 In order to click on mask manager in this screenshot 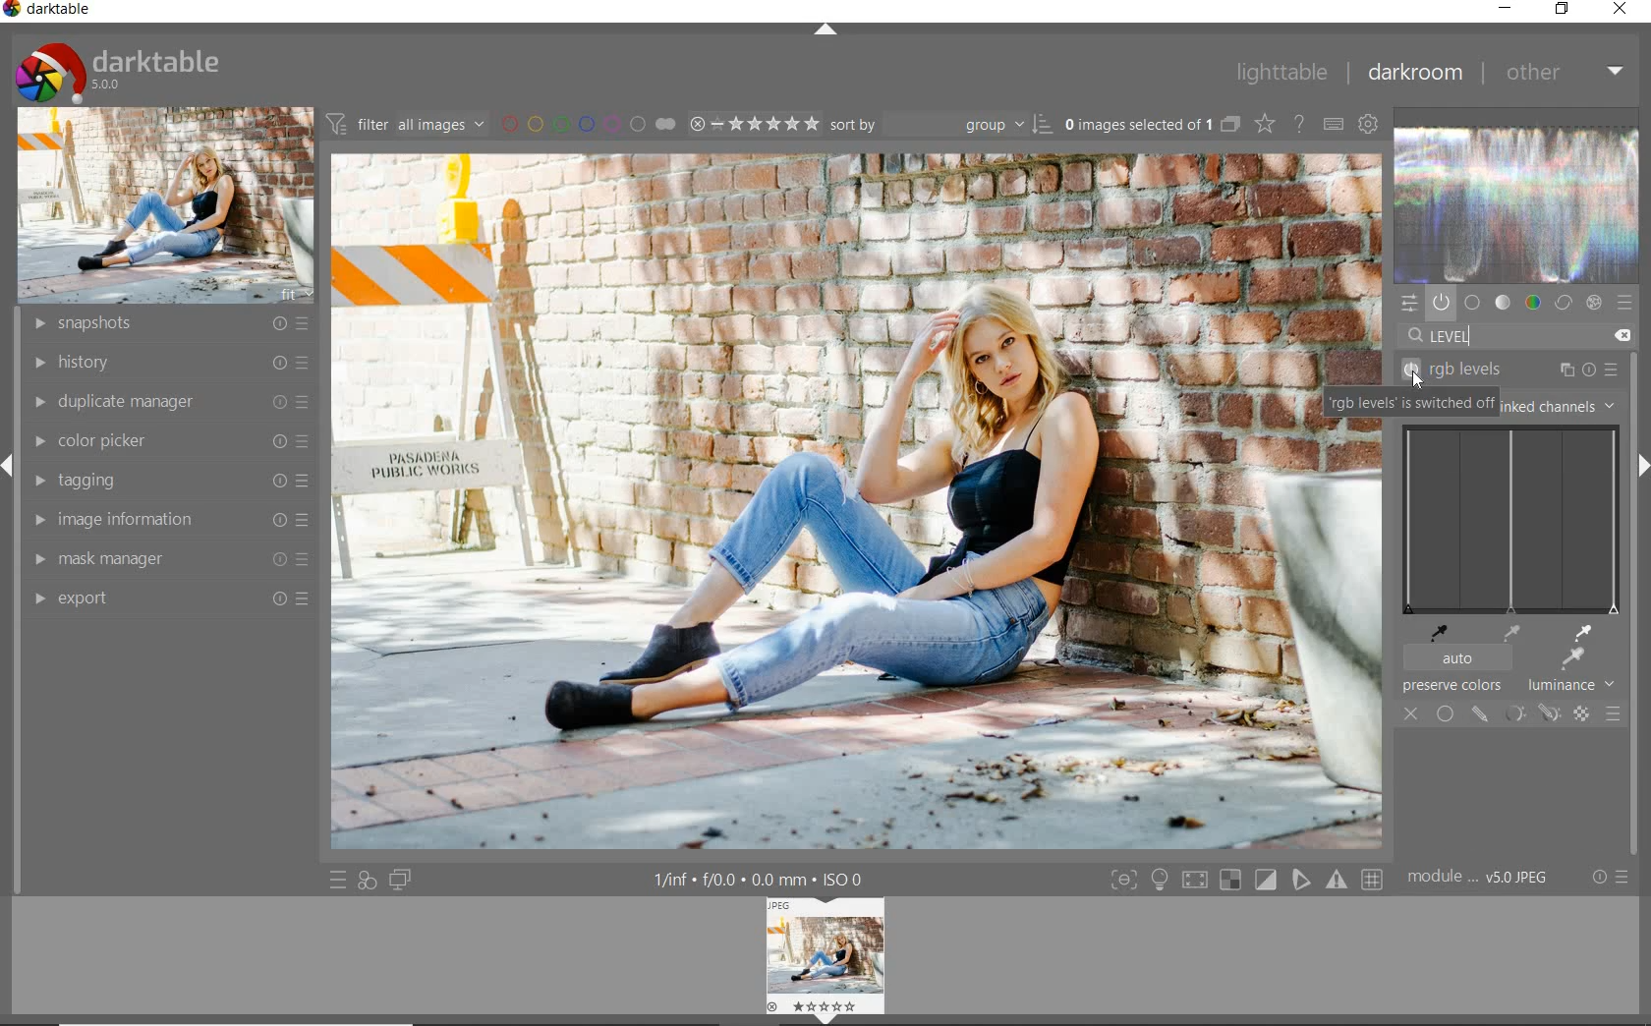, I will do `click(167, 560)`.